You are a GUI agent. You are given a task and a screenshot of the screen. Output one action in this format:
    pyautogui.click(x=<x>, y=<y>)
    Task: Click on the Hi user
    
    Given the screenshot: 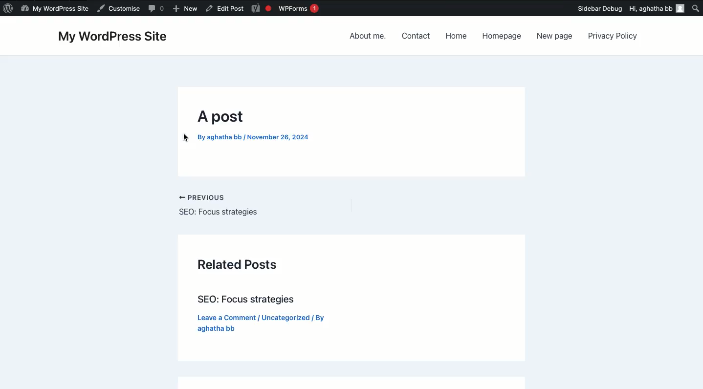 What is the action you would take?
    pyautogui.click(x=656, y=8)
    